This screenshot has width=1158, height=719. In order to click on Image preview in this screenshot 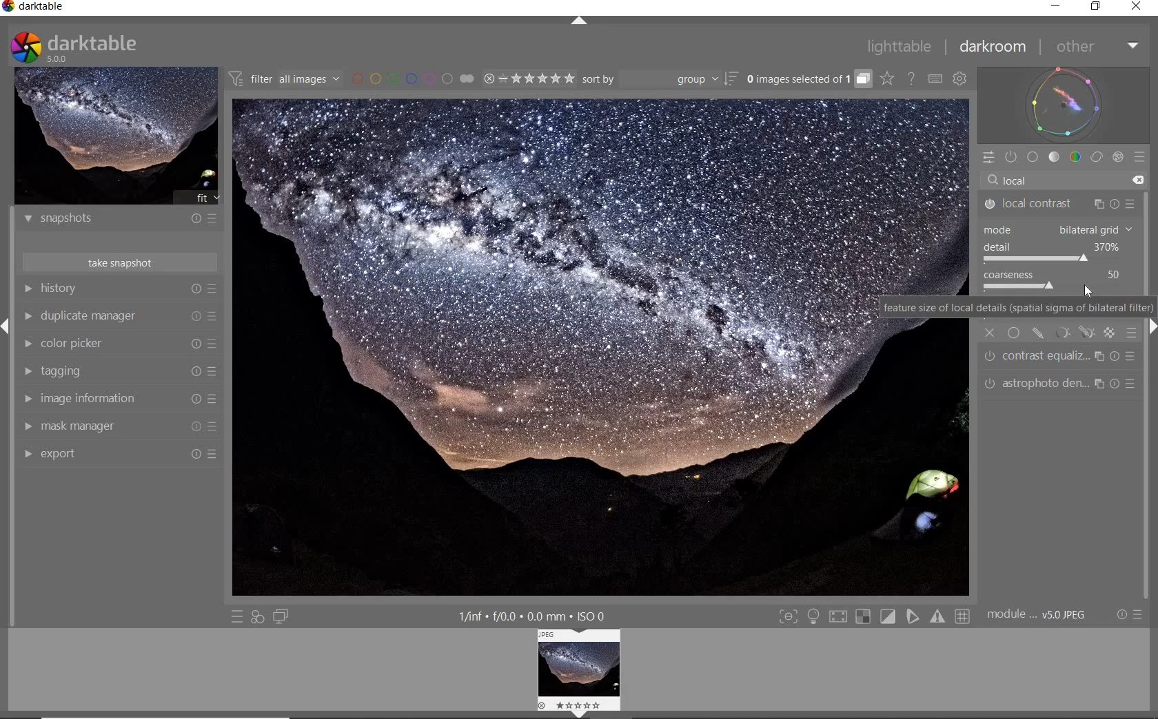, I will do `click(553, 346)`.